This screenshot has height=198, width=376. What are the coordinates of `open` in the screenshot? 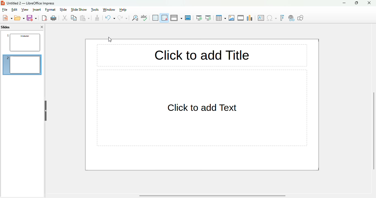 It's located at (20, 18).